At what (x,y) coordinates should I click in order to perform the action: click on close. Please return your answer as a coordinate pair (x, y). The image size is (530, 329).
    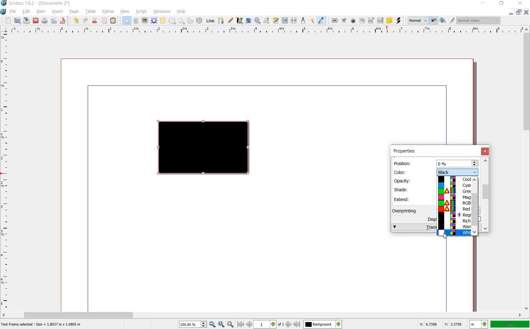
    Looking at the image, I should click on (526, 12).